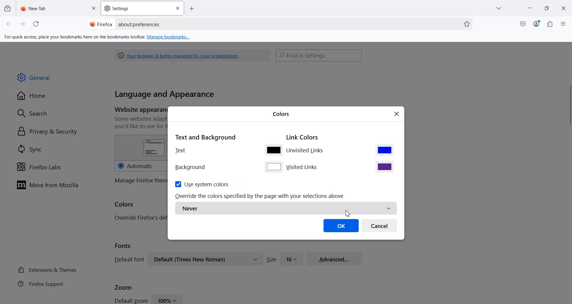 This screenshot has height=304, width=572. Describe the element at coordinates (278, 24) in the screenshot. I see `Search Bar` at that location.